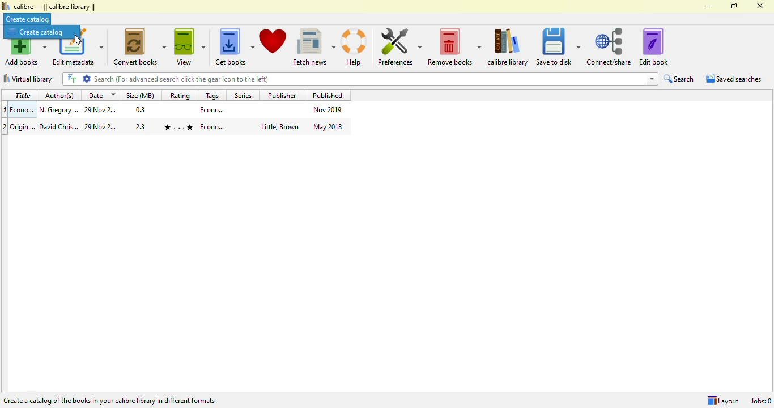 Image resolution: width=774 pixels, height=408 pixels. What do you see at coordinates (723, 401) in the screenshot?
I see `layout` at bounding box center [723, 401].